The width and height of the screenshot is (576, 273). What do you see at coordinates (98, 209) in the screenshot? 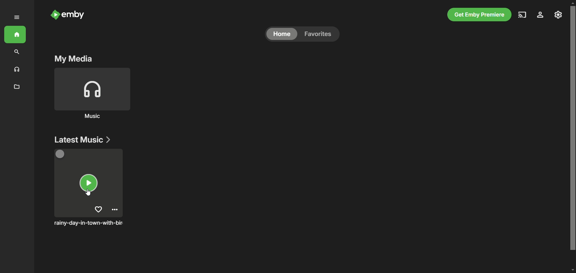
I see `favorite` at bounding box center [98, 209].